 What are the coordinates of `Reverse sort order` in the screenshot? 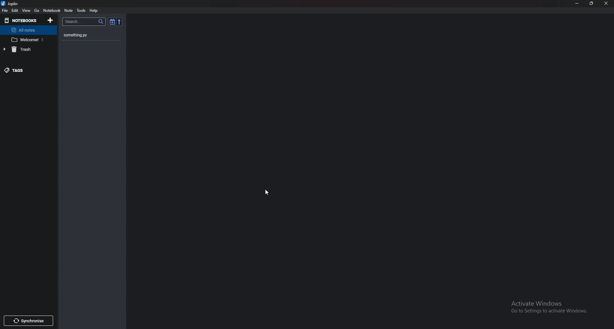 It's located at (120, 21).